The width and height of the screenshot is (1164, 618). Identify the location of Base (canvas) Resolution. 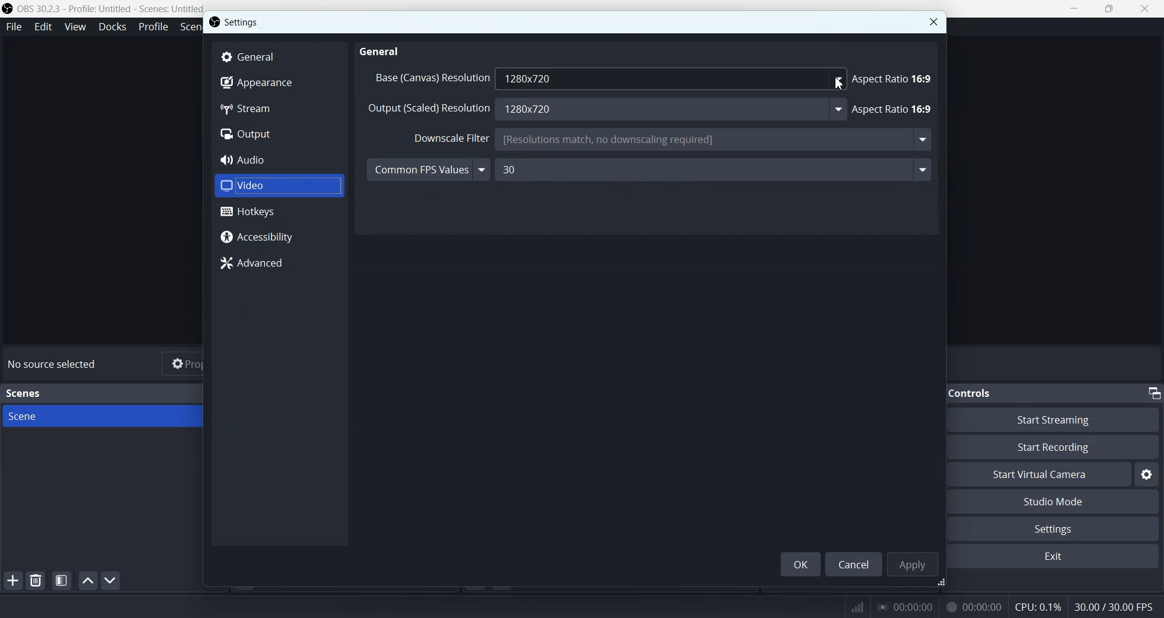
(670, 78).